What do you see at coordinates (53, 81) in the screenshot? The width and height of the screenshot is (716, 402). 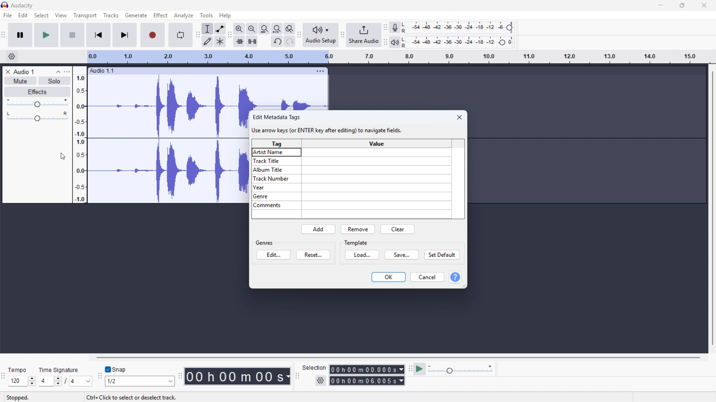 I see `solo` at bounding box center [53, 81].